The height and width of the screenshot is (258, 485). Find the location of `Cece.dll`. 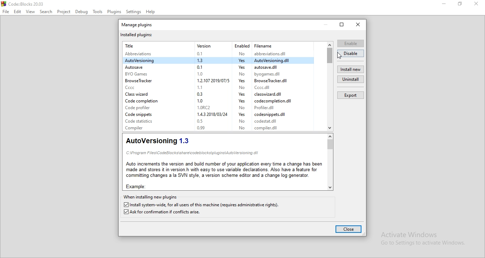

Cece.dll is located at coordinates (266, 88).